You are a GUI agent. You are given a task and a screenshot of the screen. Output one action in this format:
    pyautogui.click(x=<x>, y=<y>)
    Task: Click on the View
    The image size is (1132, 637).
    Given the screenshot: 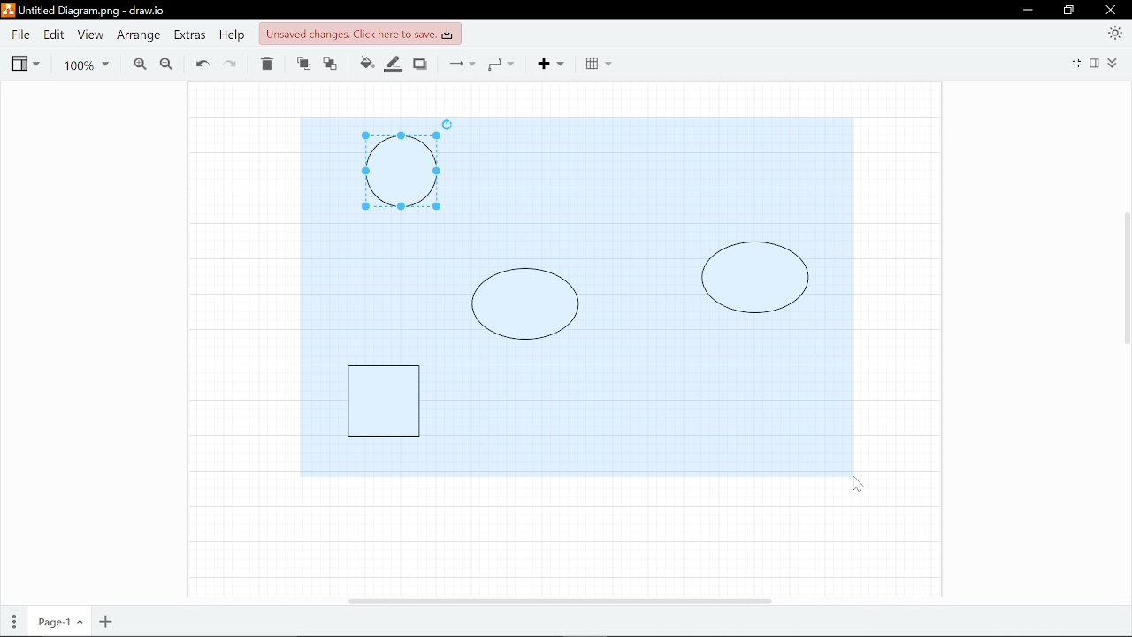 What is the action you would take?
    pyautogui.click(x=88, y=35)
    